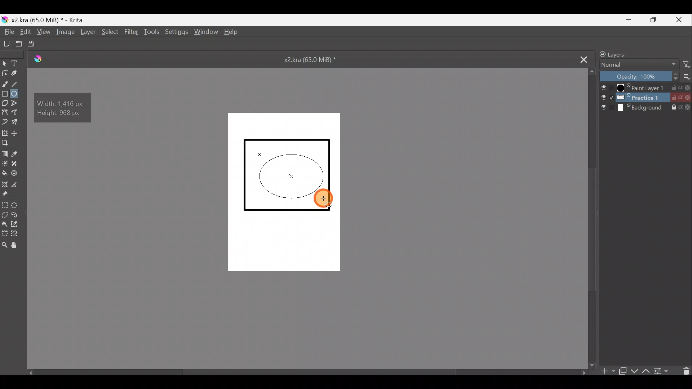 The image size is (692, 389). What do you see at coordinates (17, 184) in the screenshot?
I see `Measure distance between two points` at bounding box center [17, 184].